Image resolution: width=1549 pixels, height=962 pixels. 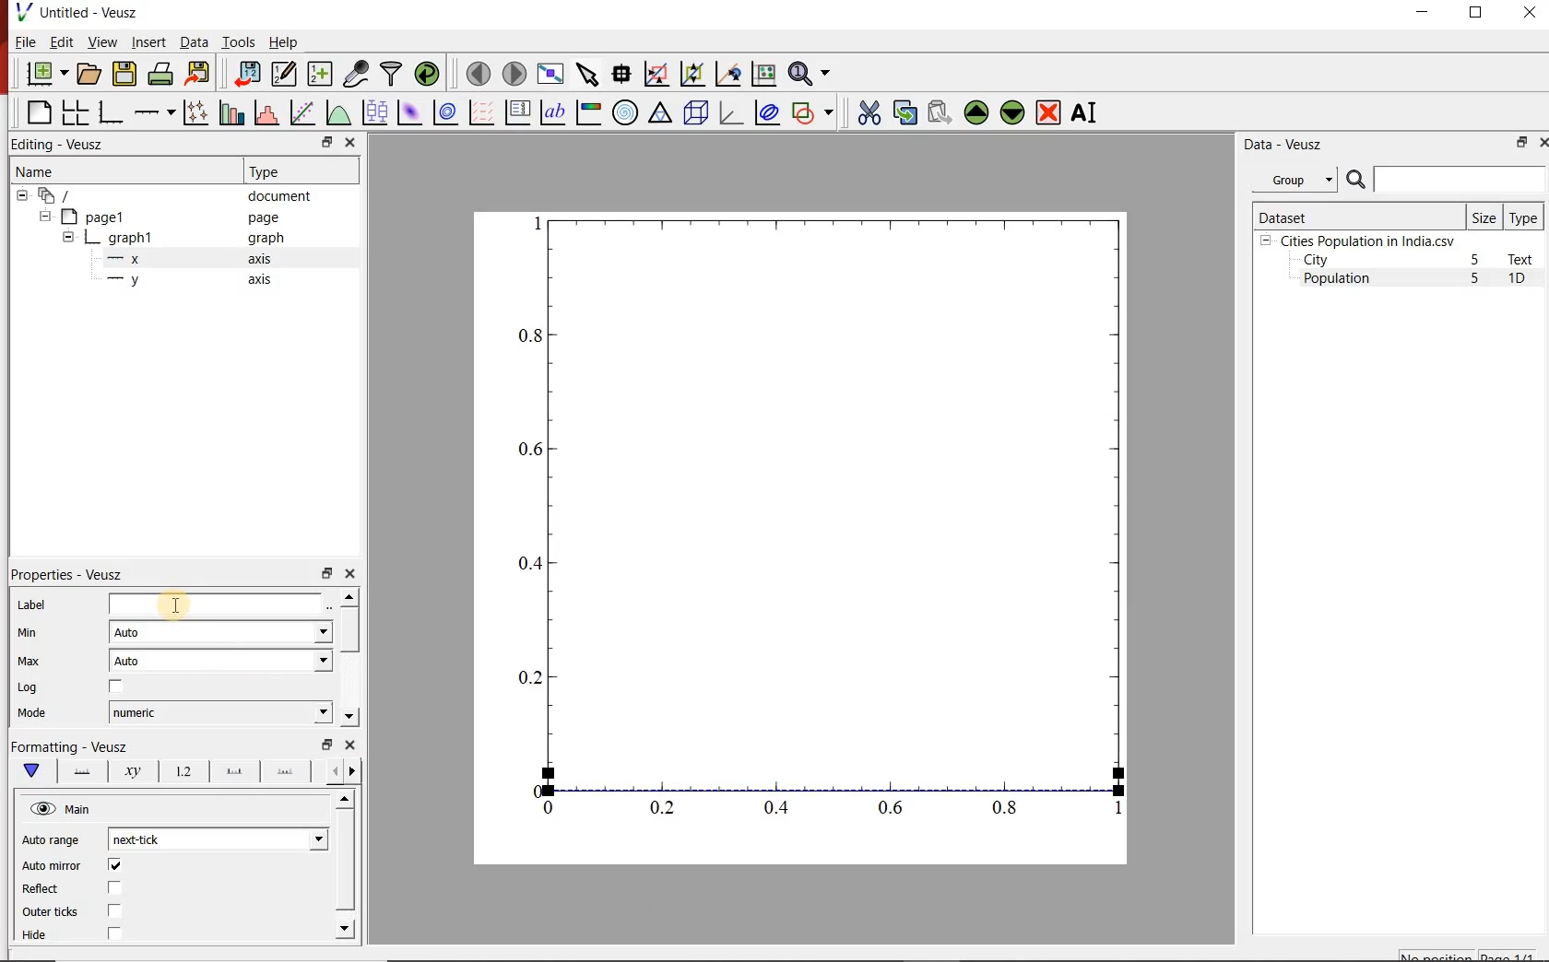 I want to click on plot box plots, so click(x=373, y=111).